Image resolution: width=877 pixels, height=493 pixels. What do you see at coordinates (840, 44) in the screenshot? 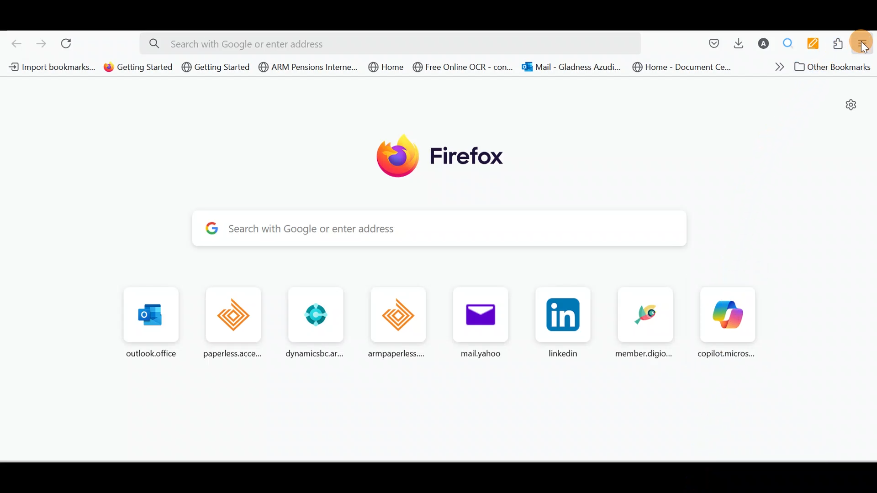
I see `Extensions` at bounding box center [840, 44].